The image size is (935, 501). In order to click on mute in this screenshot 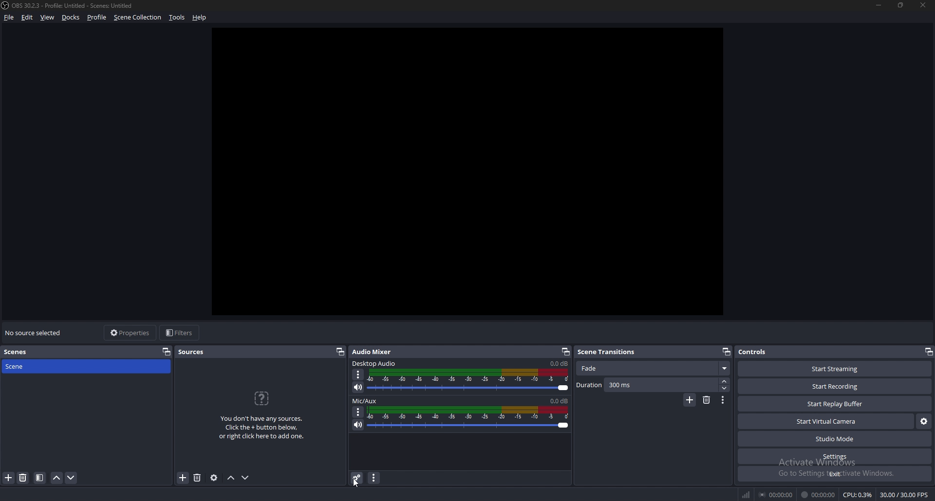, I will do `click(358, 388)`.